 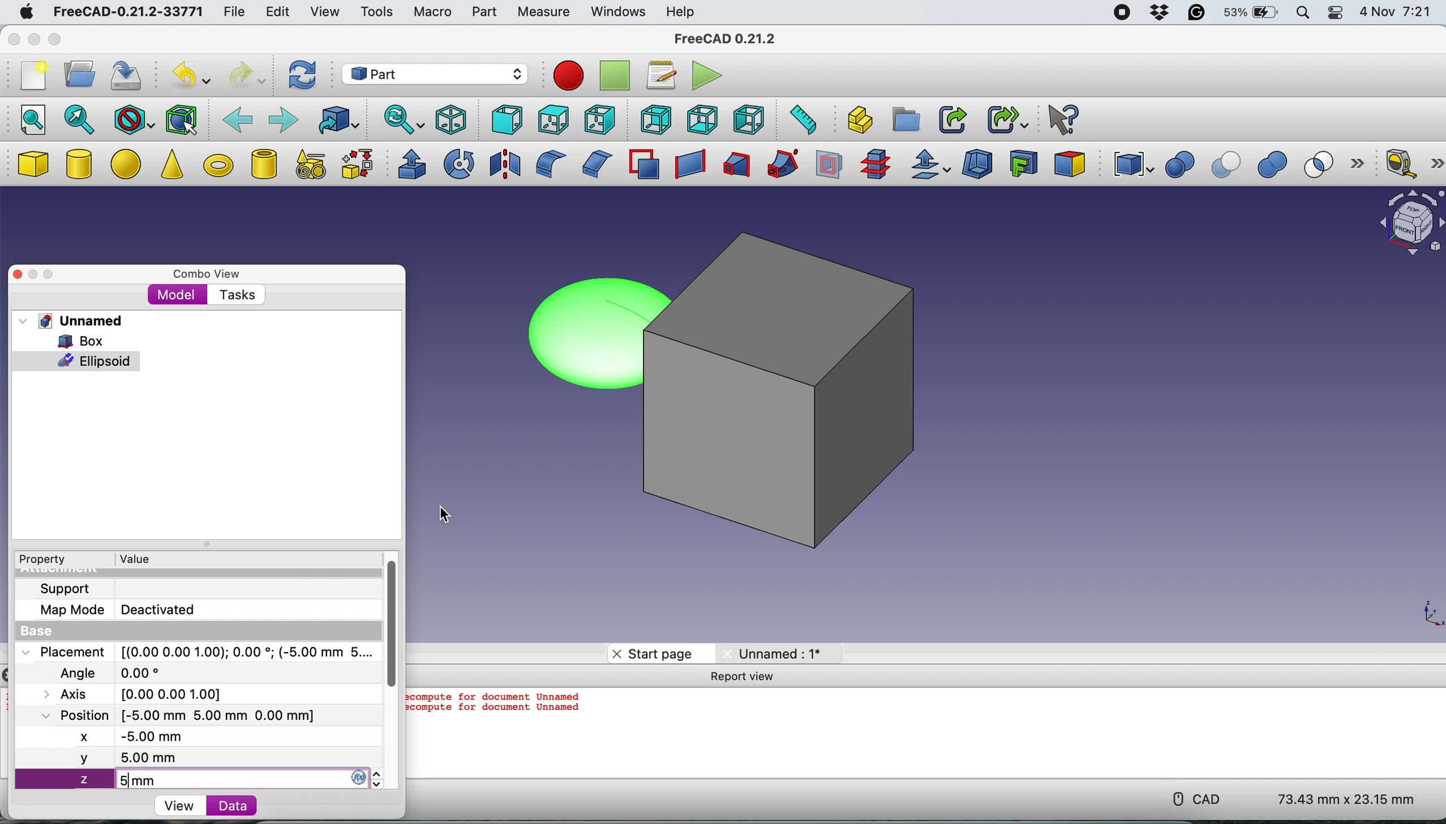 I want to click on torus, so click(x=218, y=165).